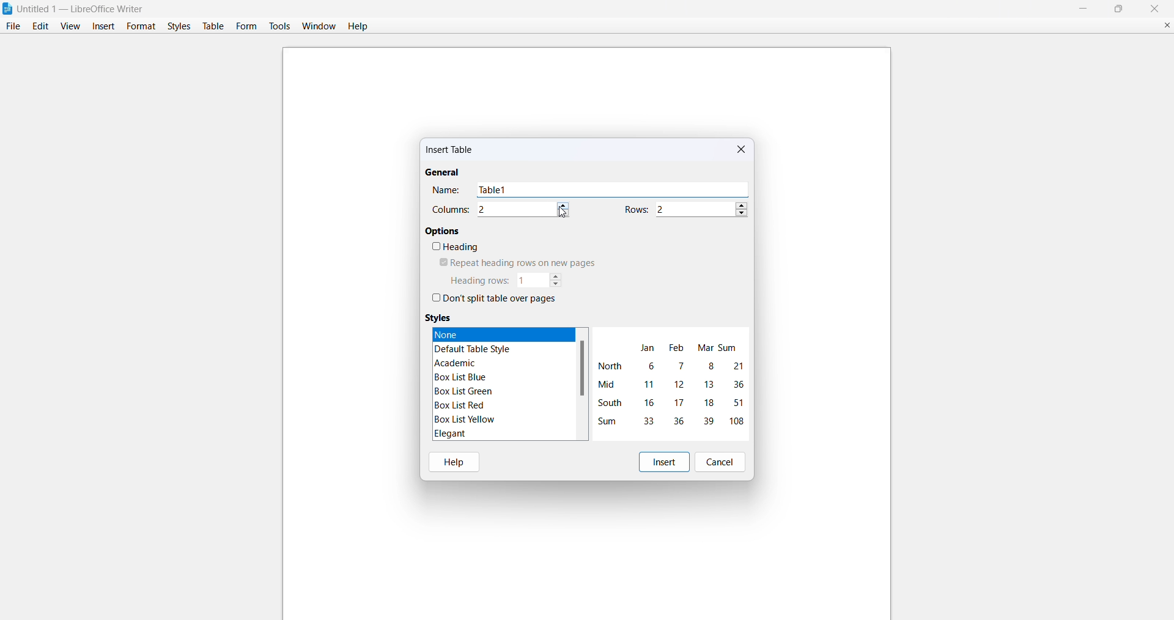 This screenshot has width=1174, height=620. What do you see at coordinates (443, 231) in the screenshot?
I see `options` at bounding box center [443, 231].